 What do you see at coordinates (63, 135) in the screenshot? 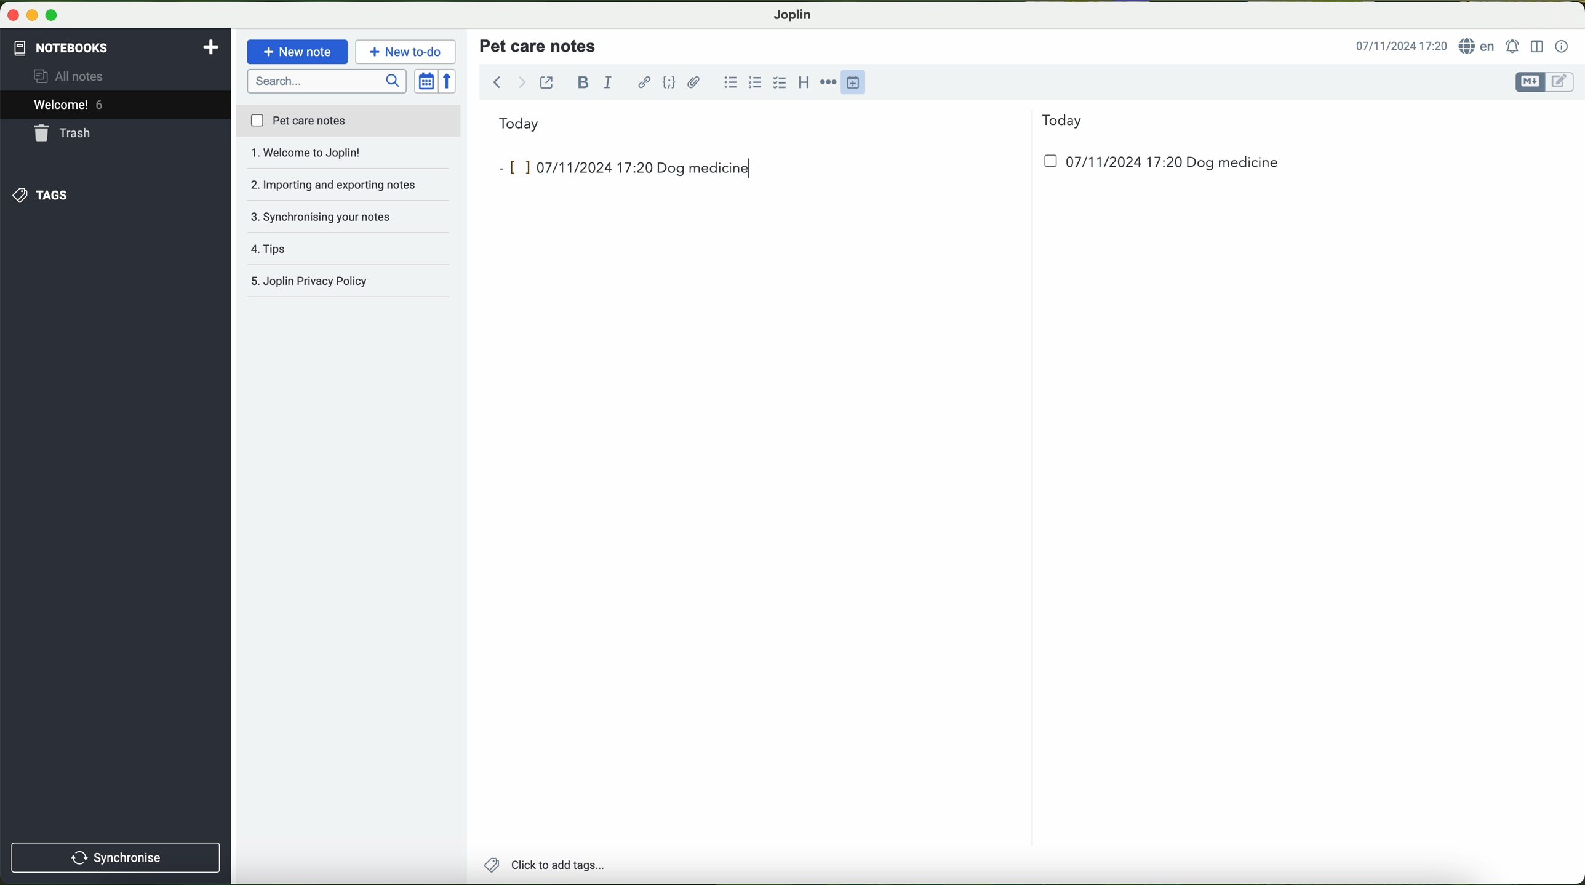
I see `trash` at bounding box center [63, 135].